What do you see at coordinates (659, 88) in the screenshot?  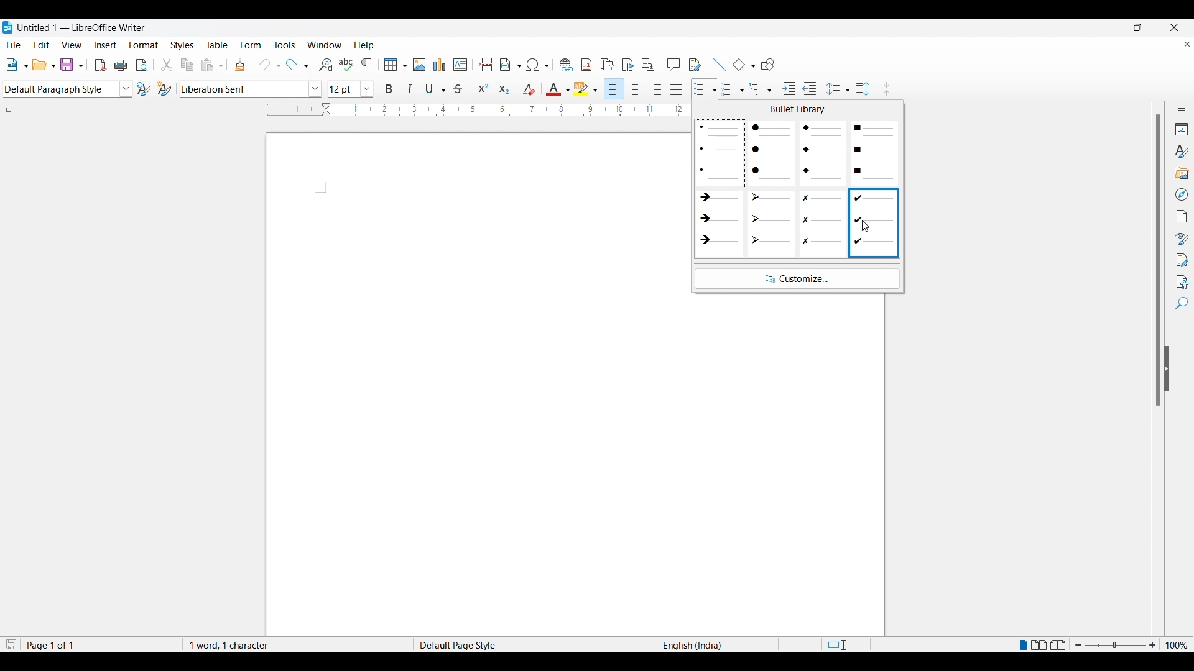 I see `align right` at bounding box center [659, 88].